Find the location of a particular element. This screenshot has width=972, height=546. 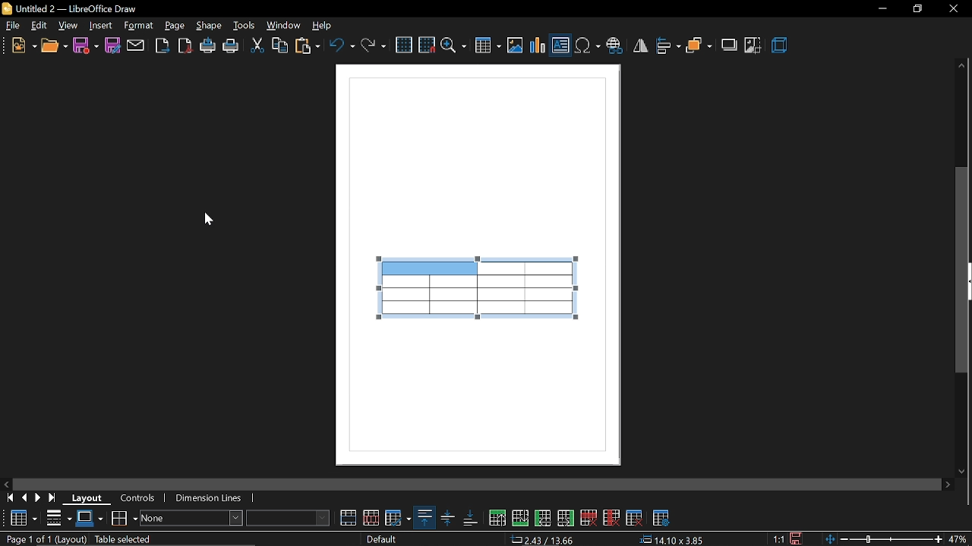

zoom change is located at coordinates (882, 540).